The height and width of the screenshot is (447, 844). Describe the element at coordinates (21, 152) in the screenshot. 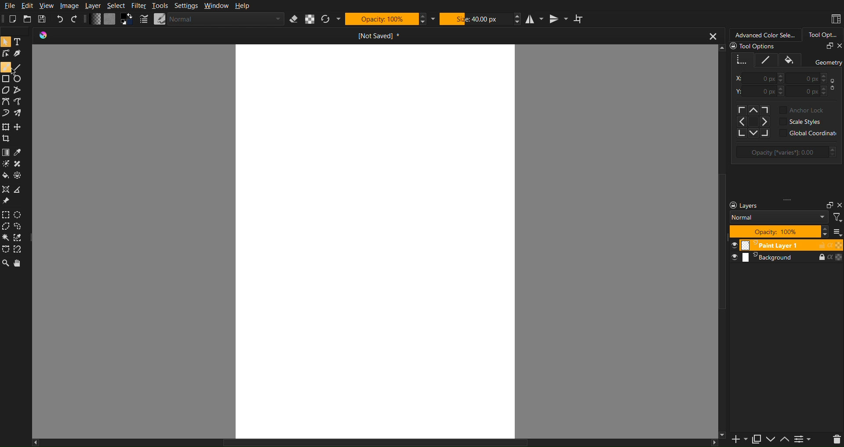

I see `Color Picker` at that location.